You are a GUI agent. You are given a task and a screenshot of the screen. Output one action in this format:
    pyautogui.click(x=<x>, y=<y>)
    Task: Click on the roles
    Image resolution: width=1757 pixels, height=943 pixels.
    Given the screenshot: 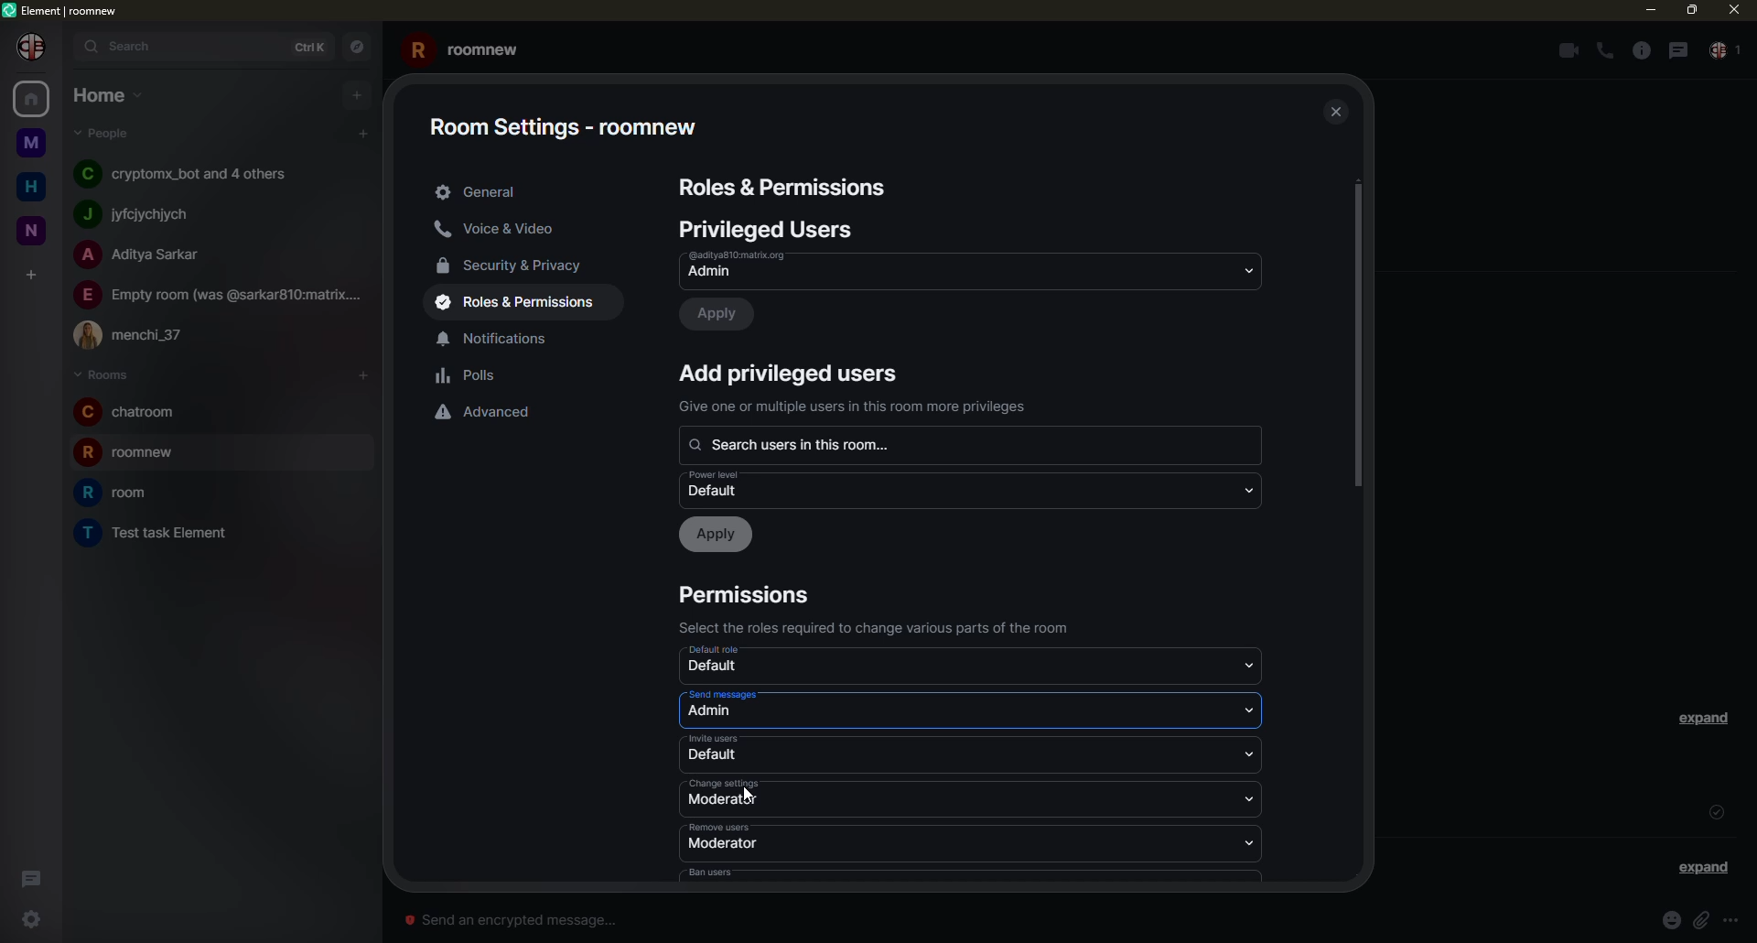 What is the action you would take?
    pyautogui.click(x=785, y=189)
    